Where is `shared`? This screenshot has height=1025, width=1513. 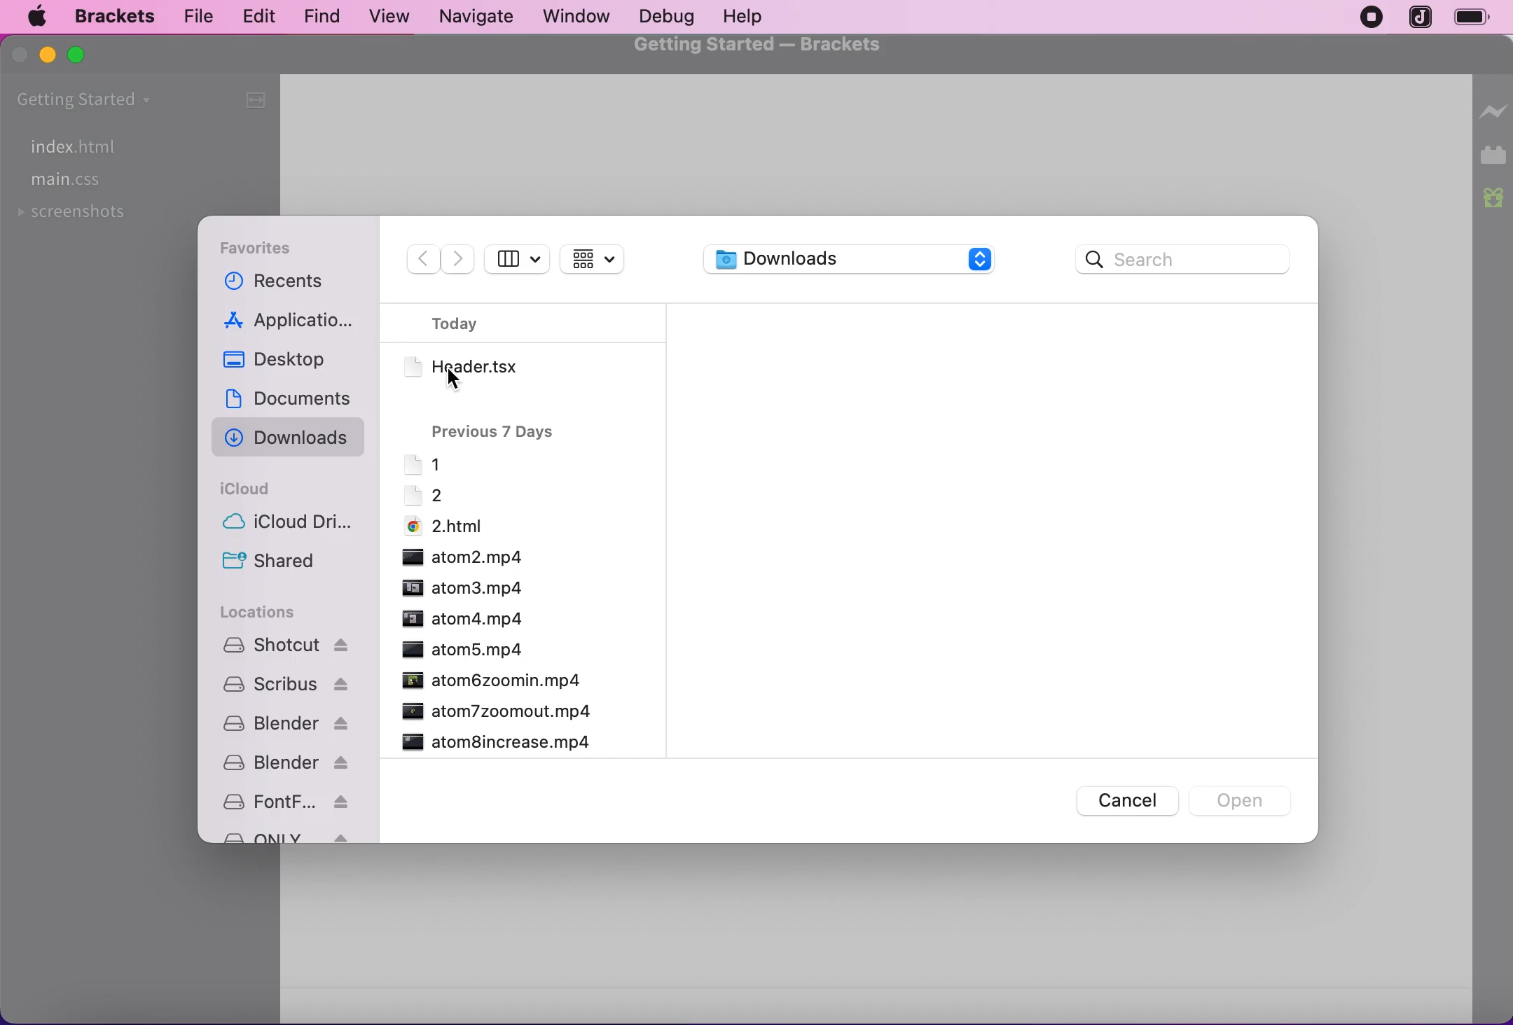 shared is located at coordinates (276, 564).